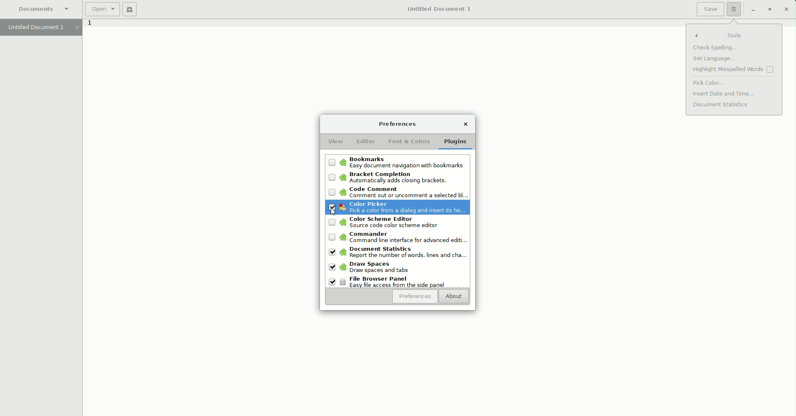 The width and height of the screenshot is (796, 416). I want to click on Documents, so click(44, 9).